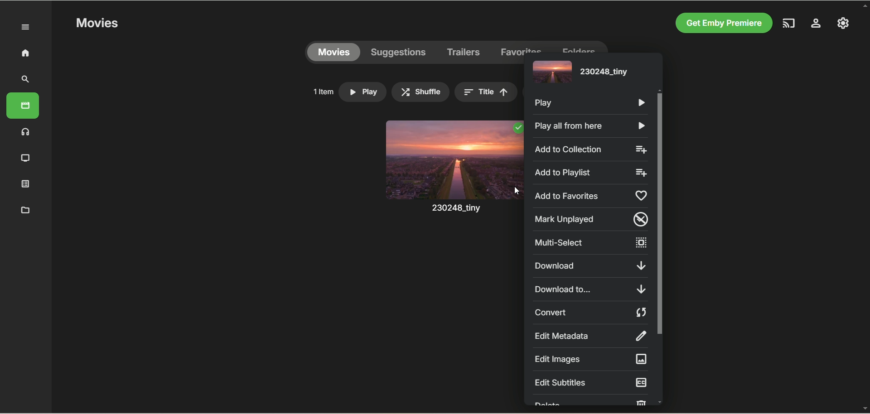 This screenshot has width=870, height=414. I want to click on play on another device, so click(790, 23).